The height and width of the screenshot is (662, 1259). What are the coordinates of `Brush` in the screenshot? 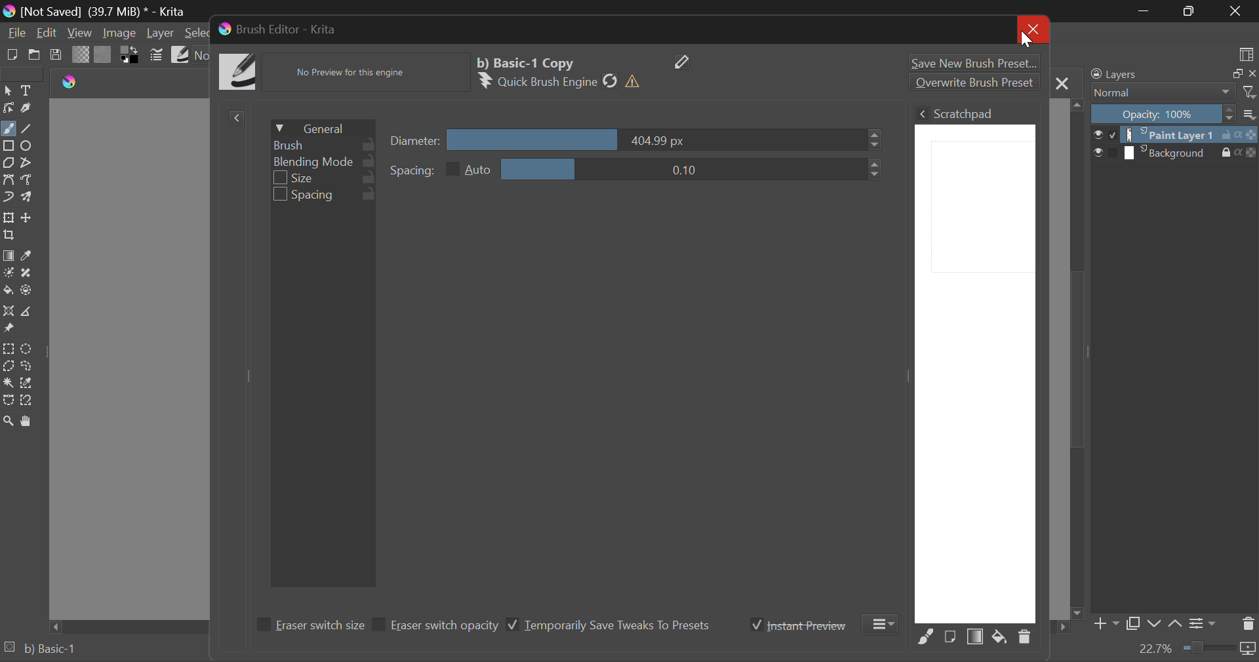 It's located at (323, 144).